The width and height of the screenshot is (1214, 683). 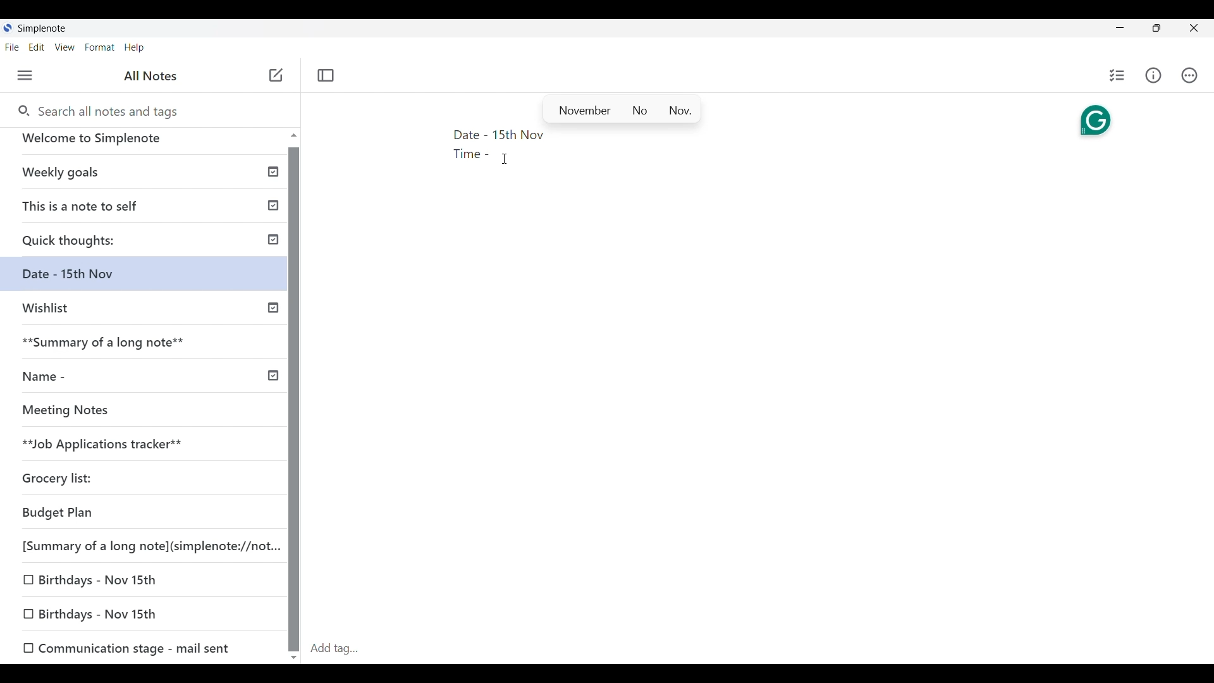 What do you see at coordinates (277, 75) in the screenshot?
I see `Add note` at bounding box center [277, 75].